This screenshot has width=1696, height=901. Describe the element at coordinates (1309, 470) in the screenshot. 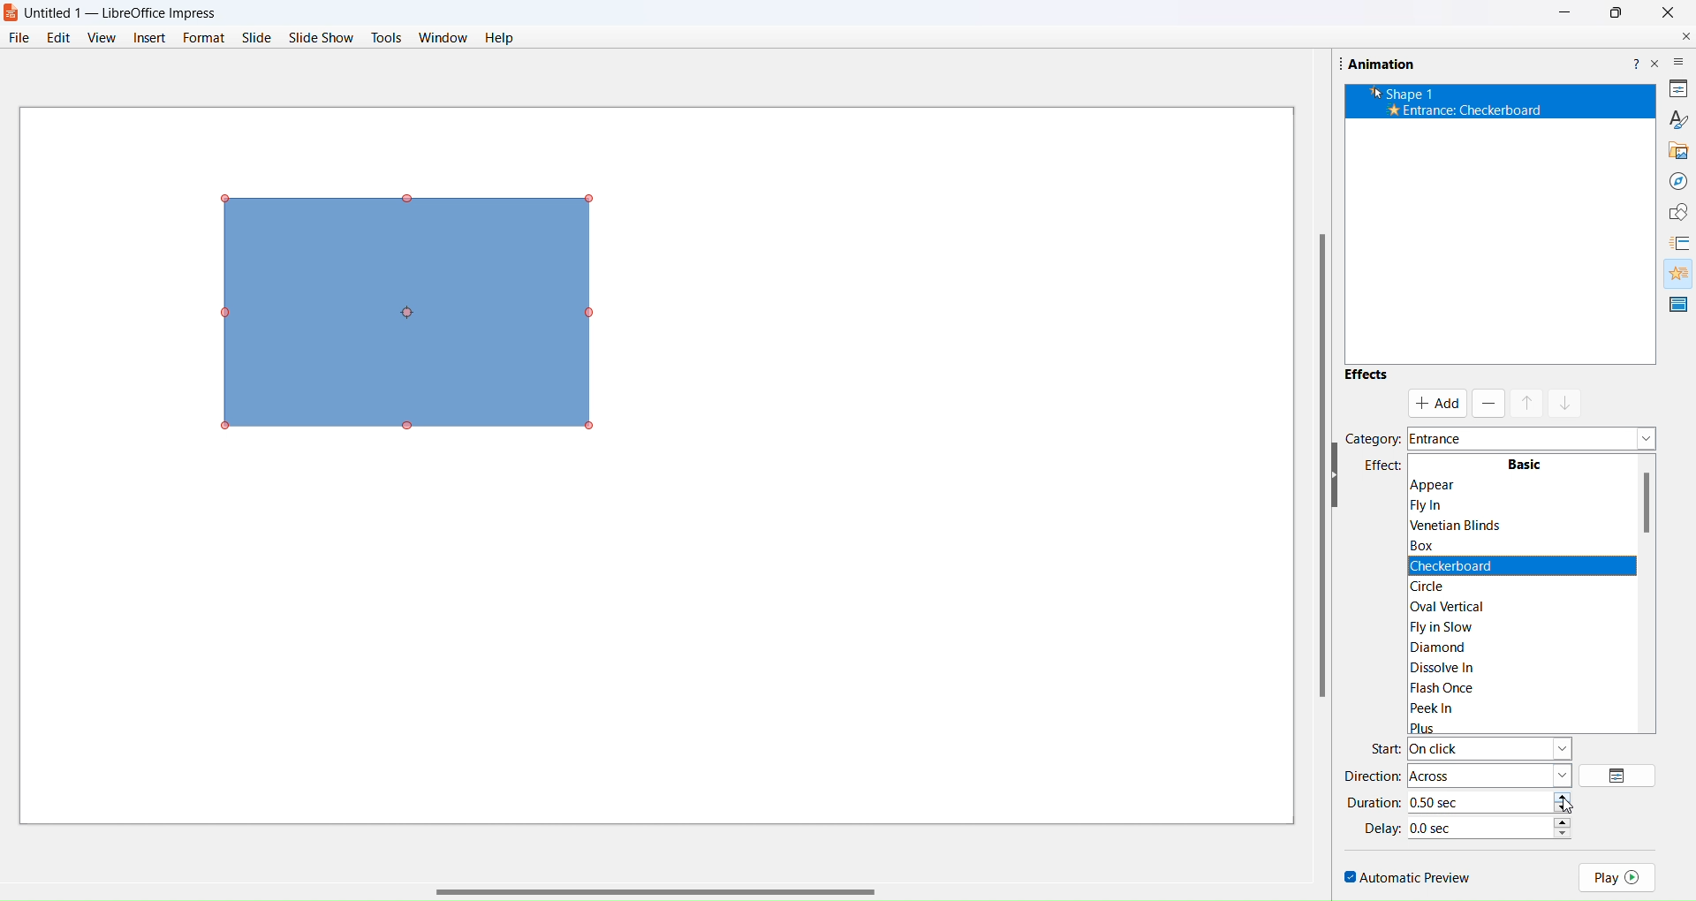

I see `scroll bar` at that location.